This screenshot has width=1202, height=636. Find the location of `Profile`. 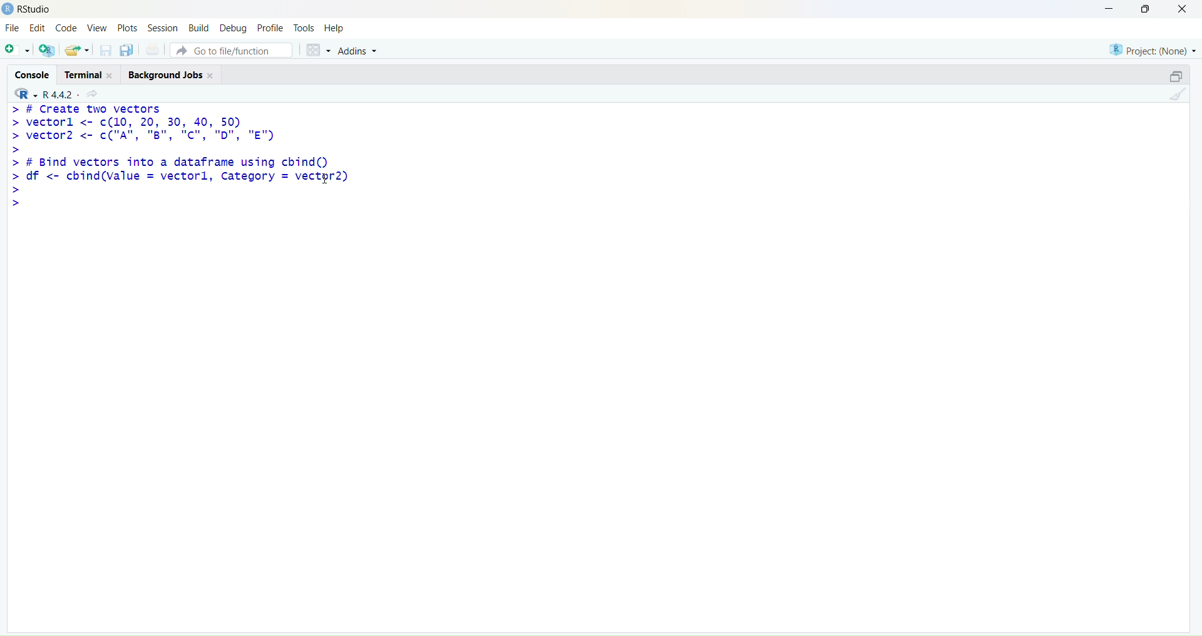

Profile is located at coordinates (270, 27).